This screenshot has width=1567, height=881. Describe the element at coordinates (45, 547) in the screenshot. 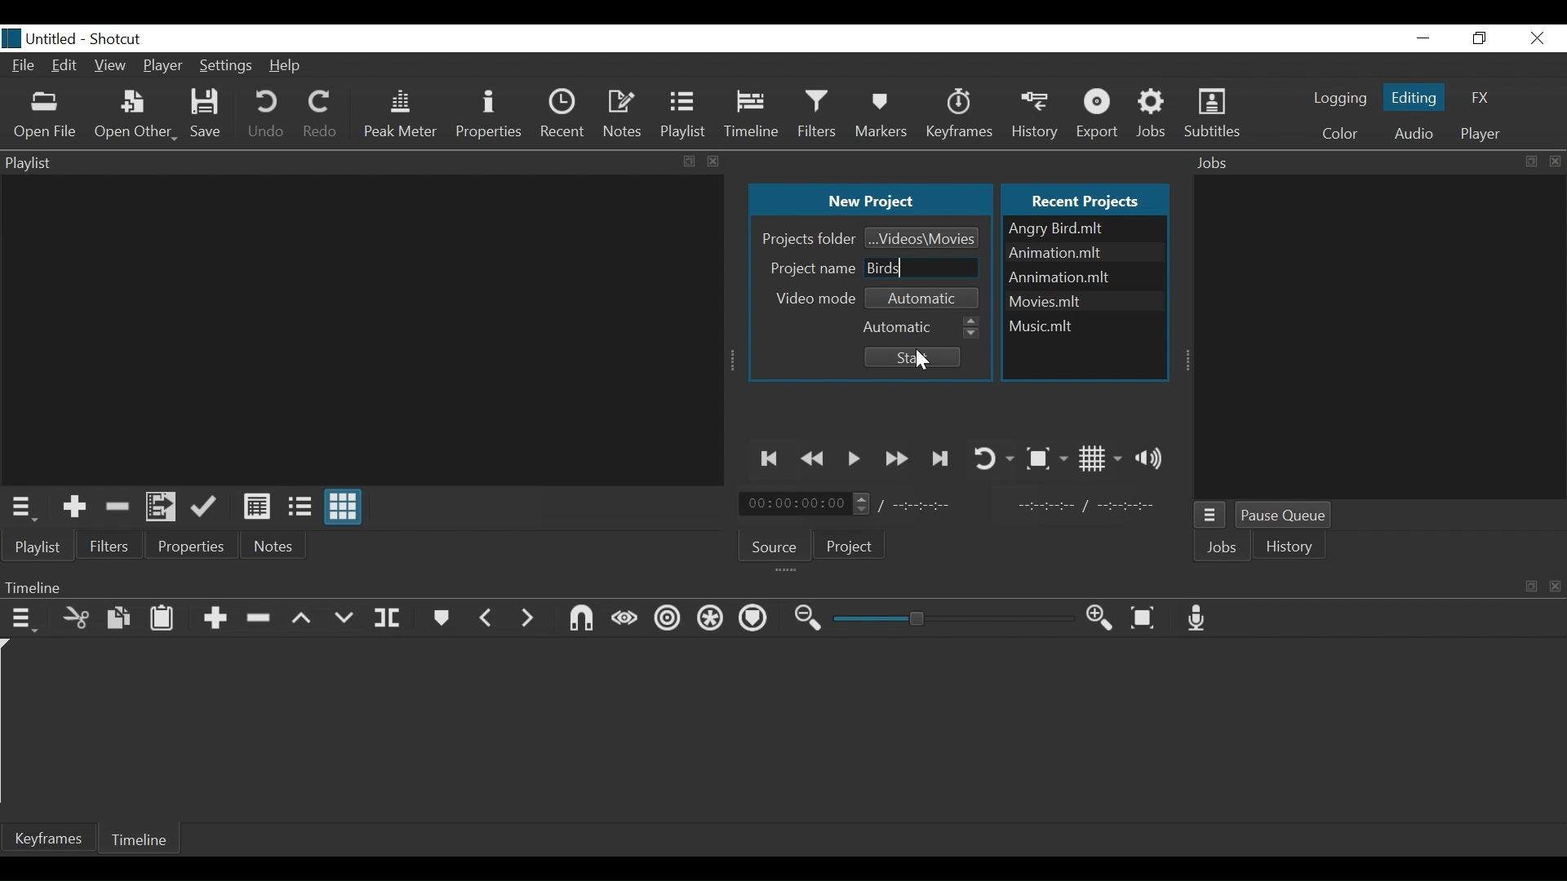

I see `Playlist menu` at that location.